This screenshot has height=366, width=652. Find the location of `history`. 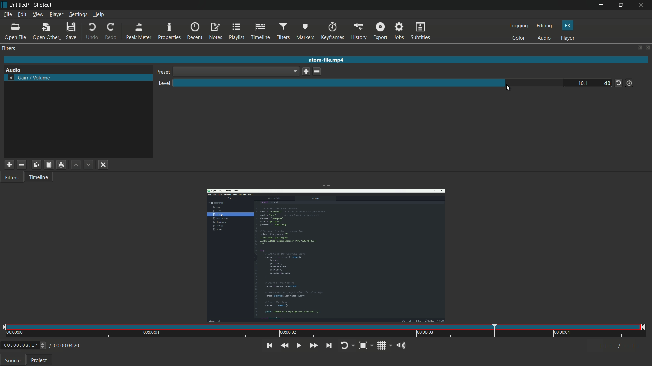

history is located at coordinates (359, 32).